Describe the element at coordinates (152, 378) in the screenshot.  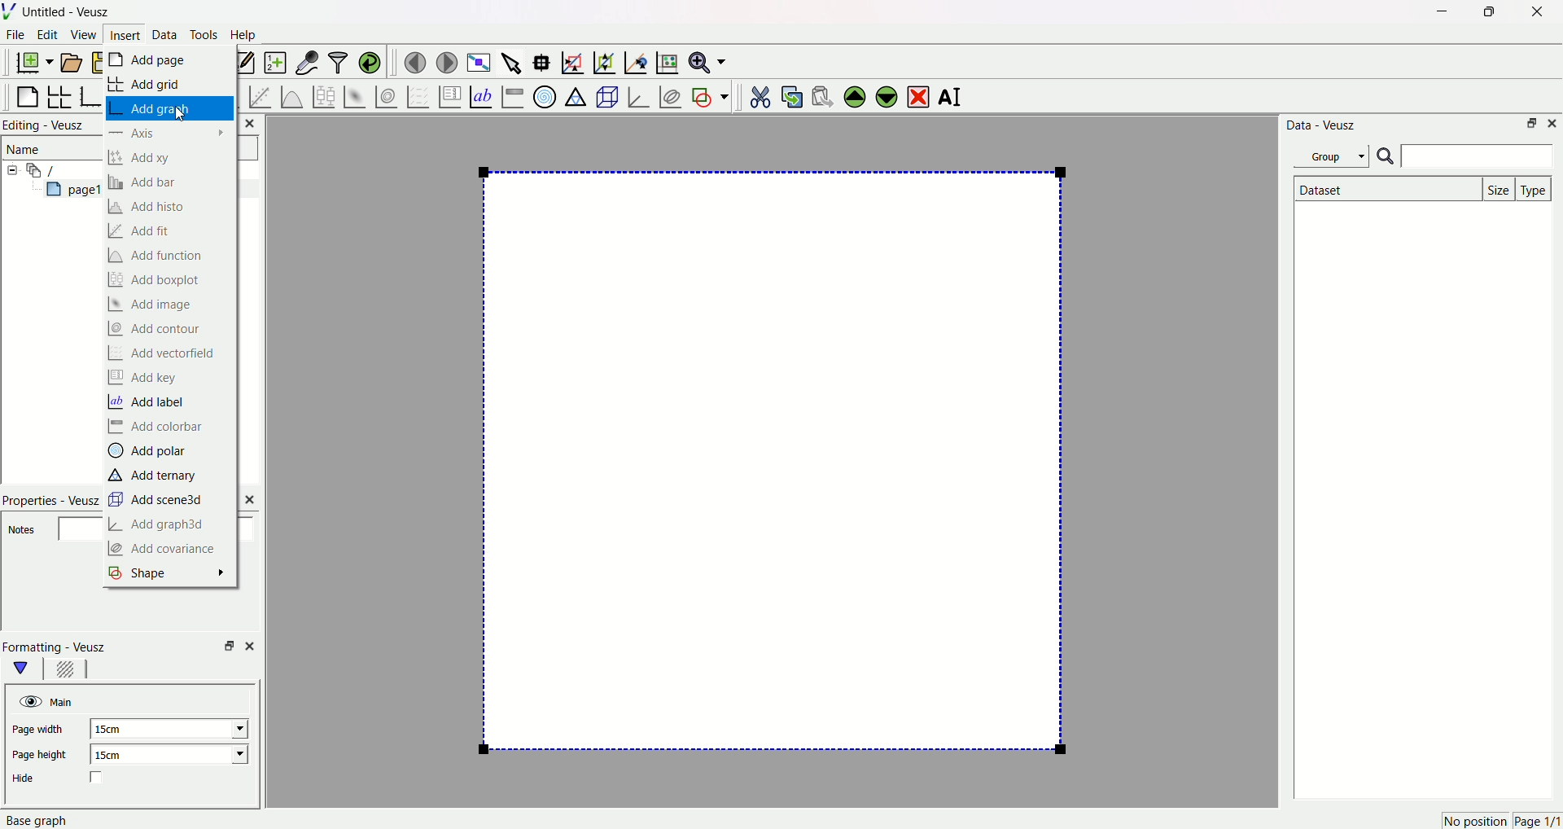
I see `Add key` at that location.